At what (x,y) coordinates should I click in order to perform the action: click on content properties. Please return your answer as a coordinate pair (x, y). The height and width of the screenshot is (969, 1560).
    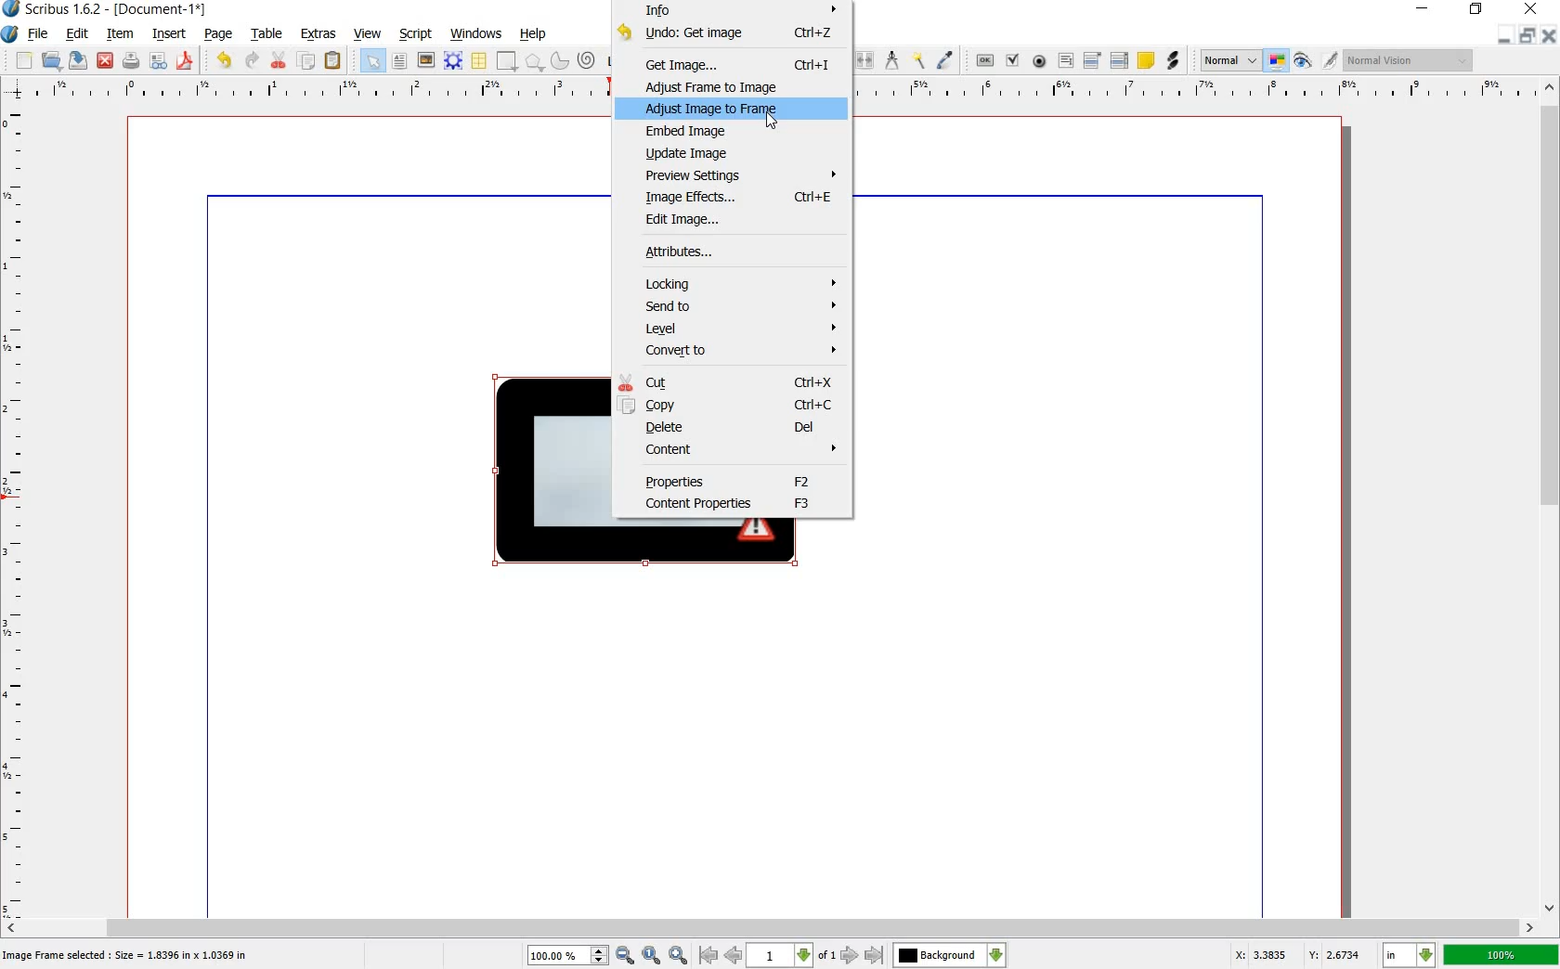
    Looking at the image, I should click on (736, 505).